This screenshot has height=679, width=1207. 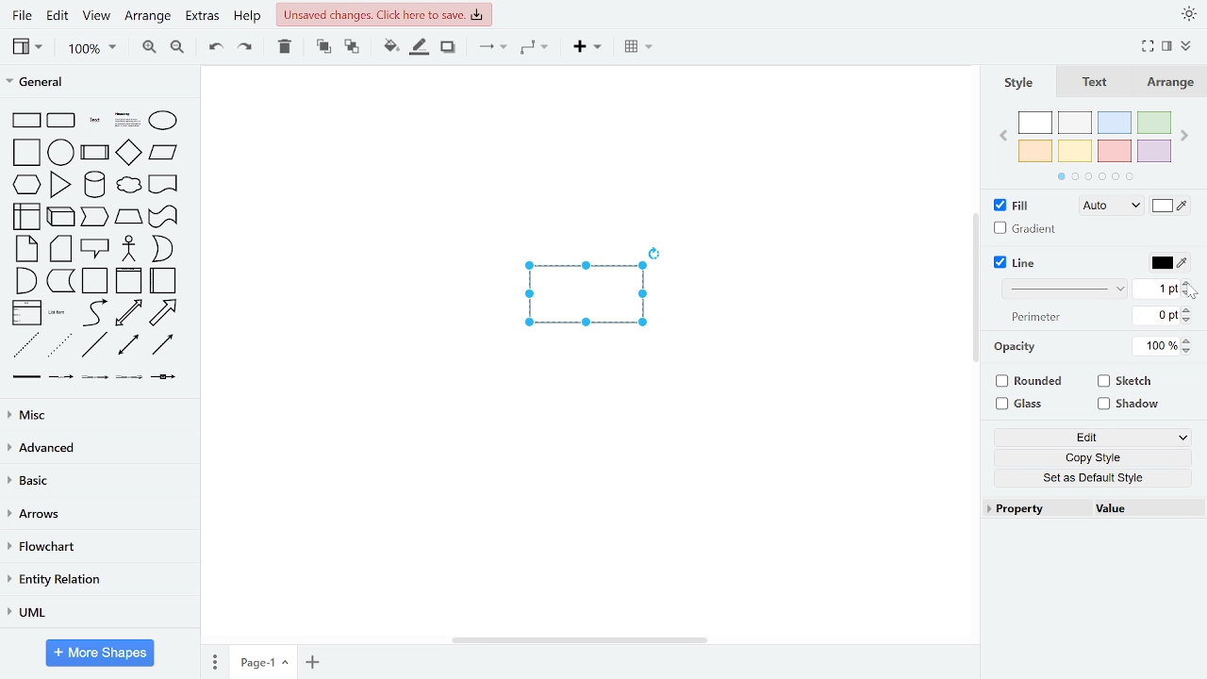 What do you see at coordinates (587, 48) in the screenshot?
I see `insert` at bounding box center [587, 48].